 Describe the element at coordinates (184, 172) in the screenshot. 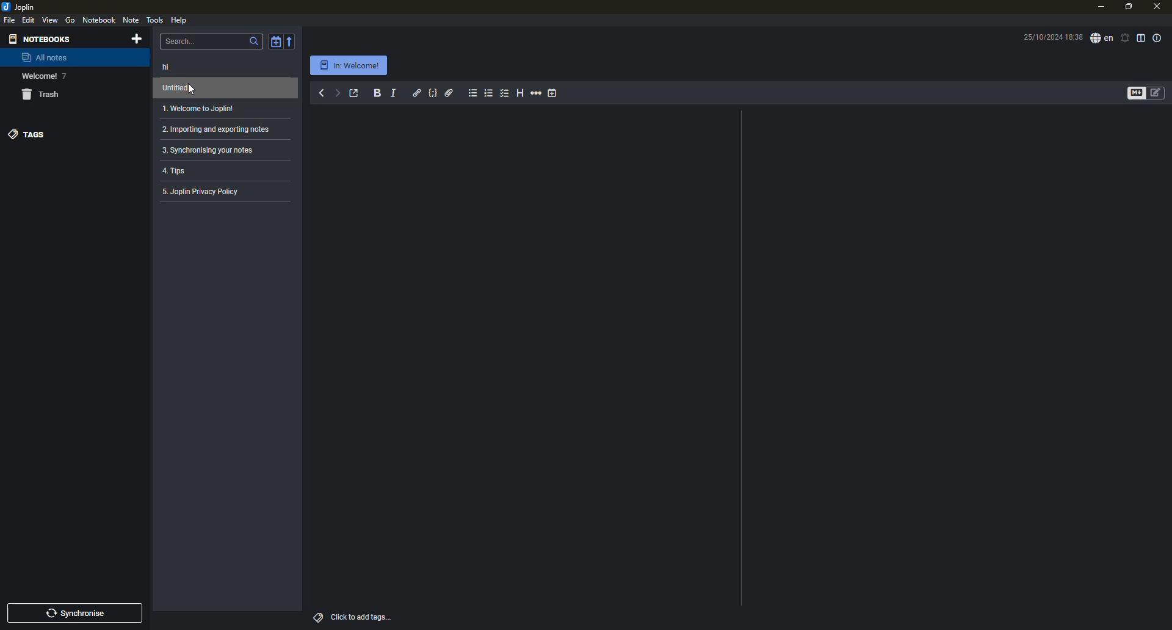

I see `4. Tips` at that location.